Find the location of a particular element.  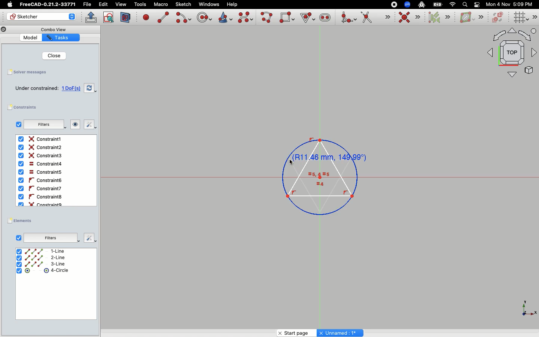

Look is located at coordinates (75, 125).